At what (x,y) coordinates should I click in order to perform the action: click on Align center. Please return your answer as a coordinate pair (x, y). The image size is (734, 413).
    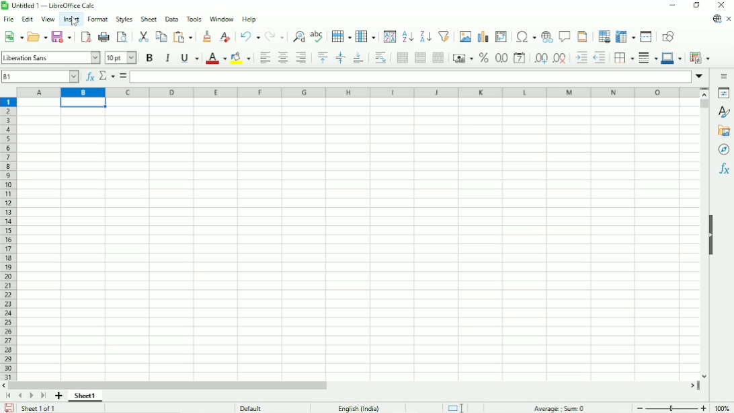
    Looking at the image, I should click on (282, 57).